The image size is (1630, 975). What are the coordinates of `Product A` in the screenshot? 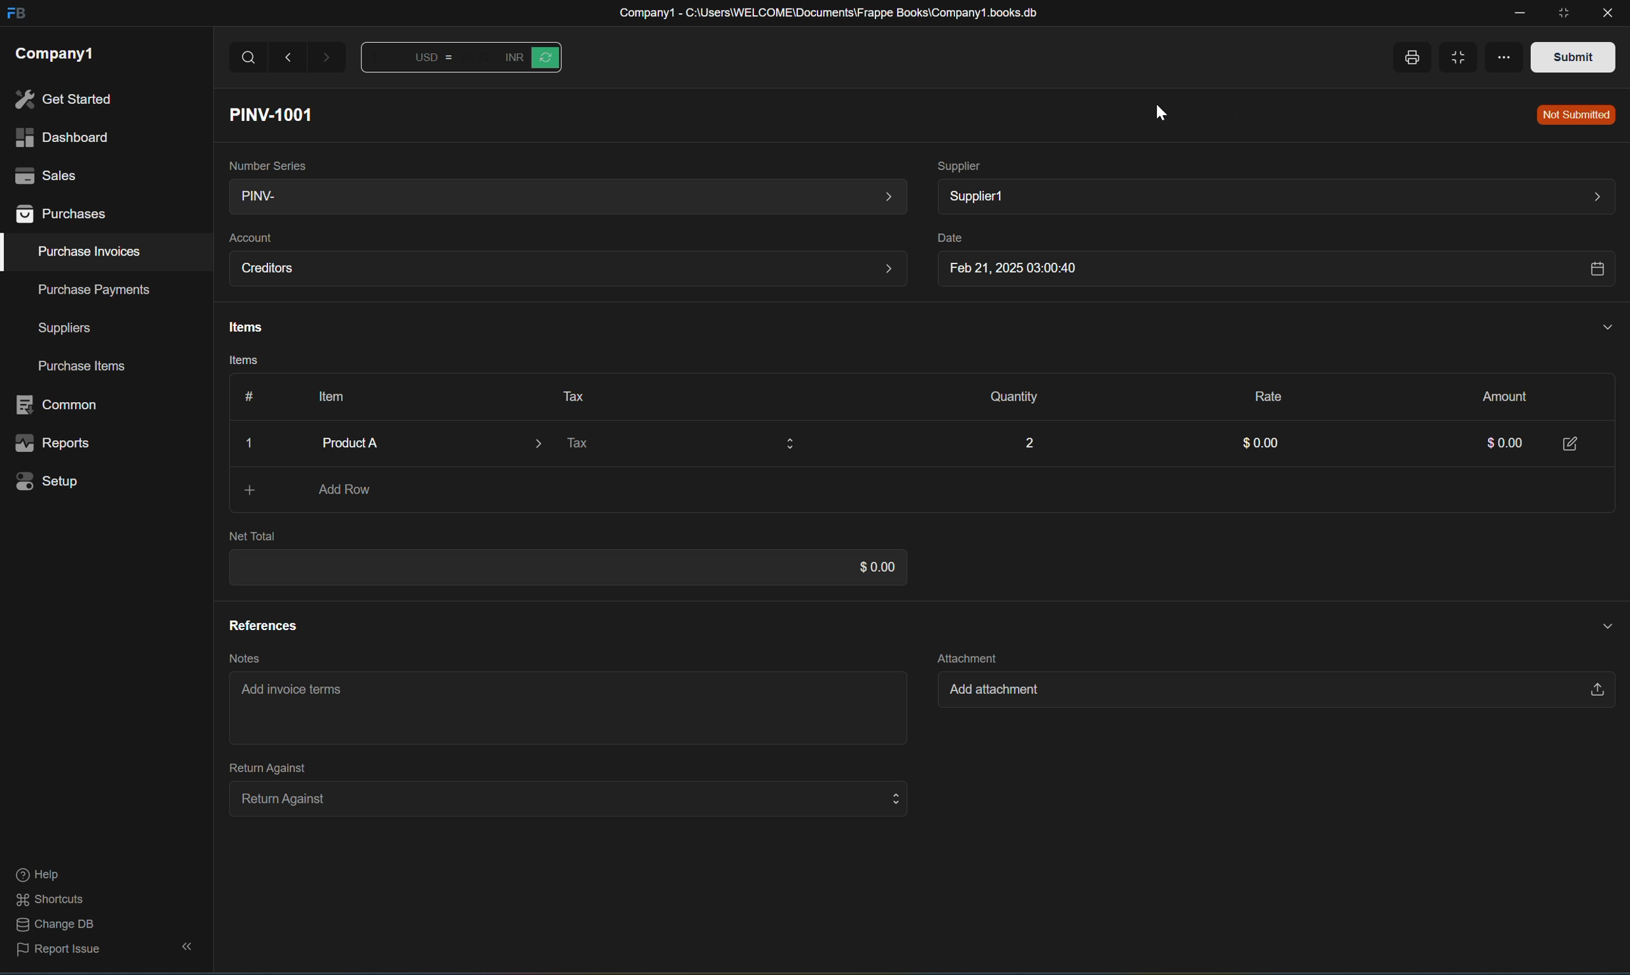 It's located at (418, 443).